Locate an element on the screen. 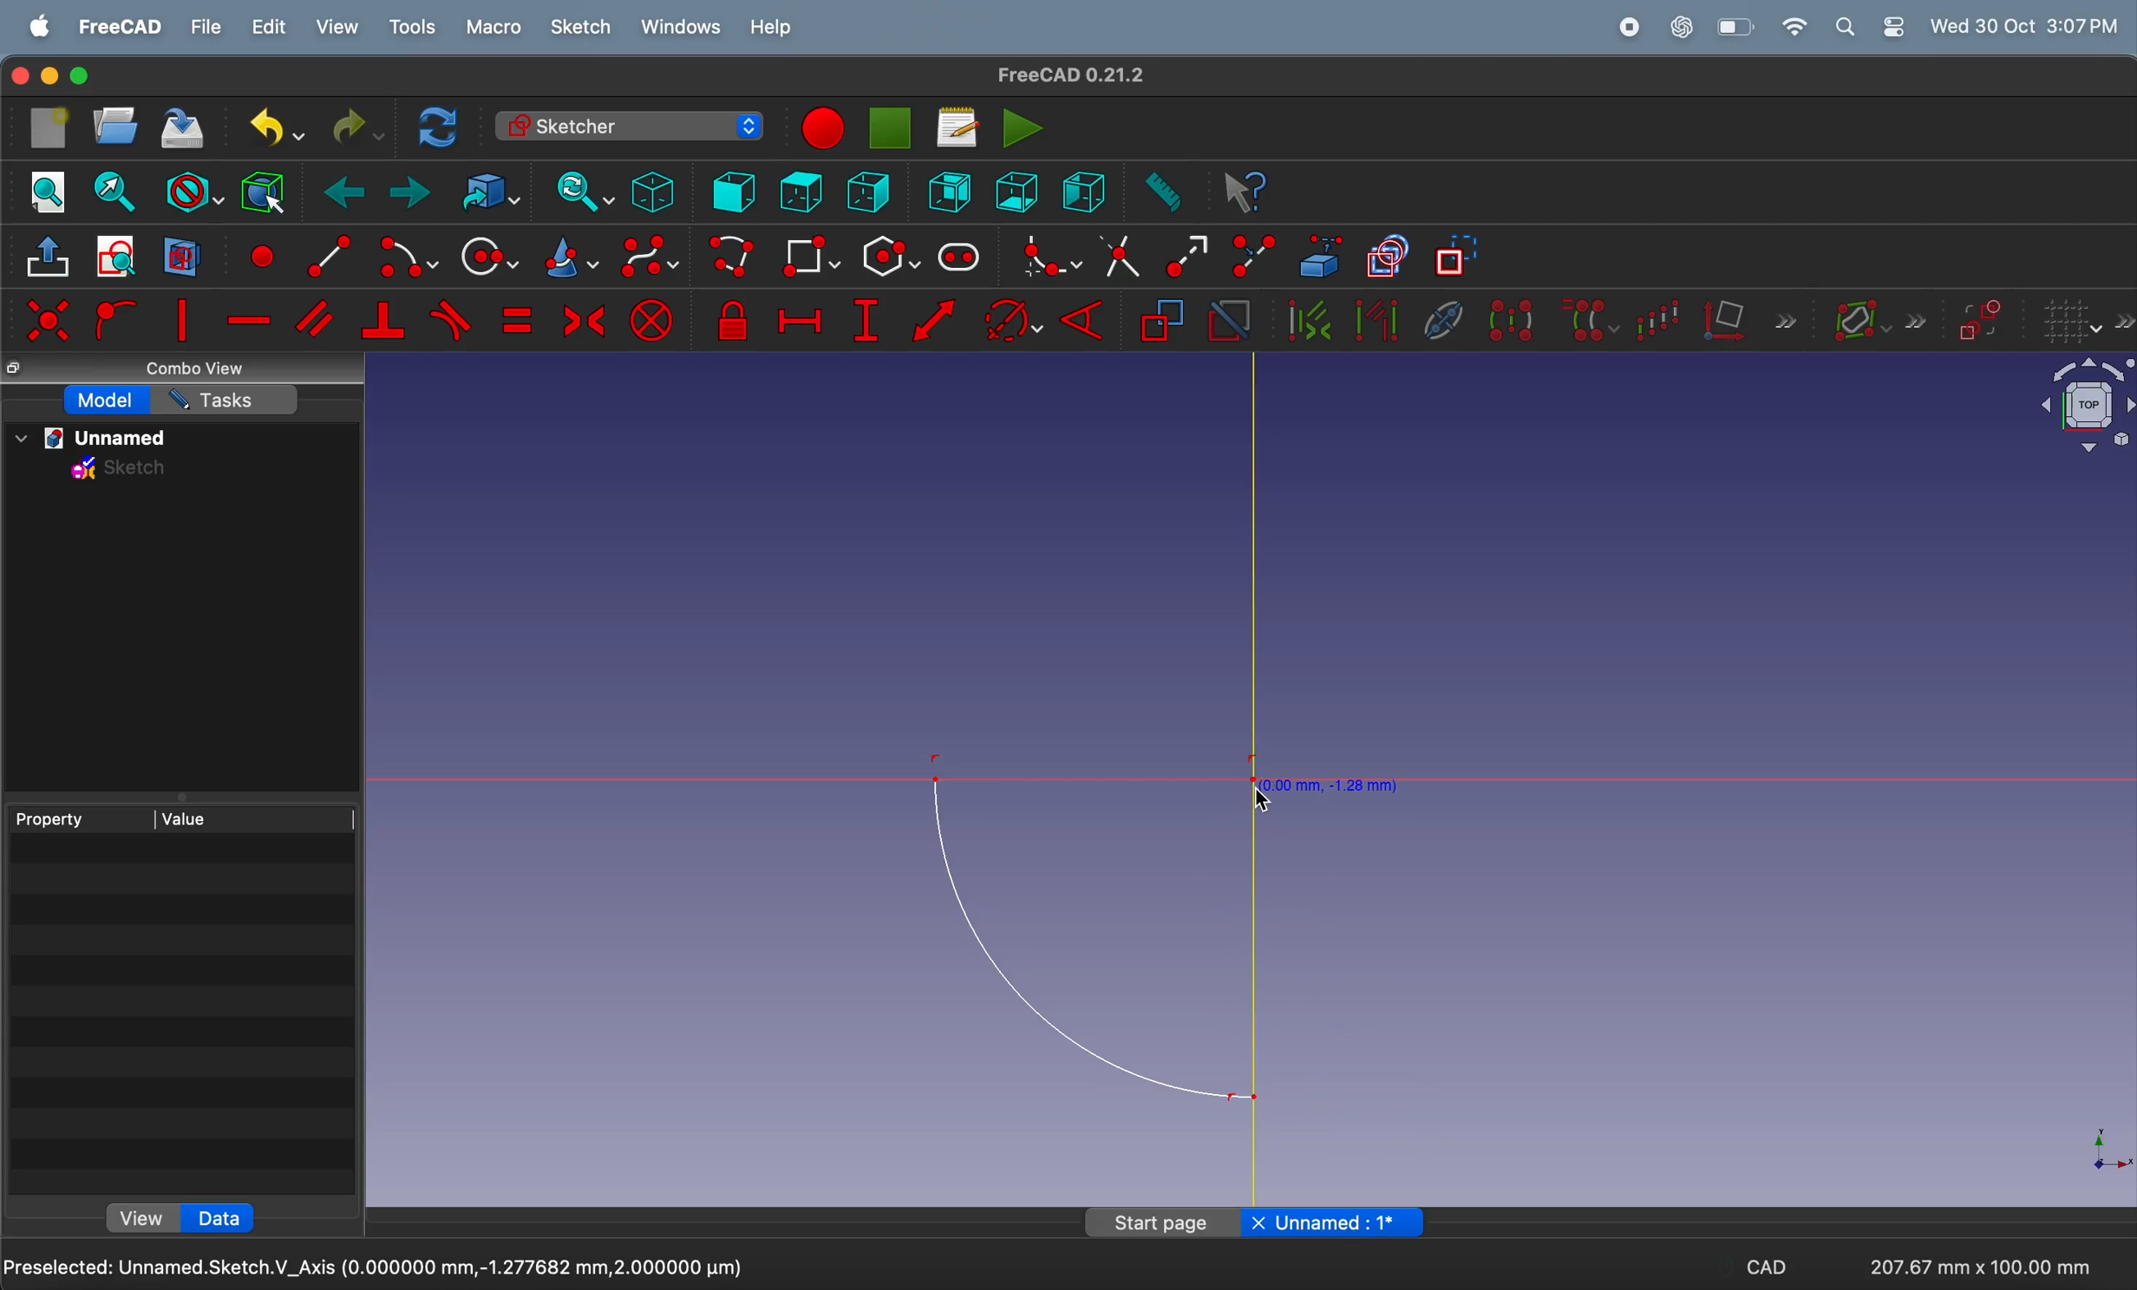  right view is located at coordinates (1083, 190).